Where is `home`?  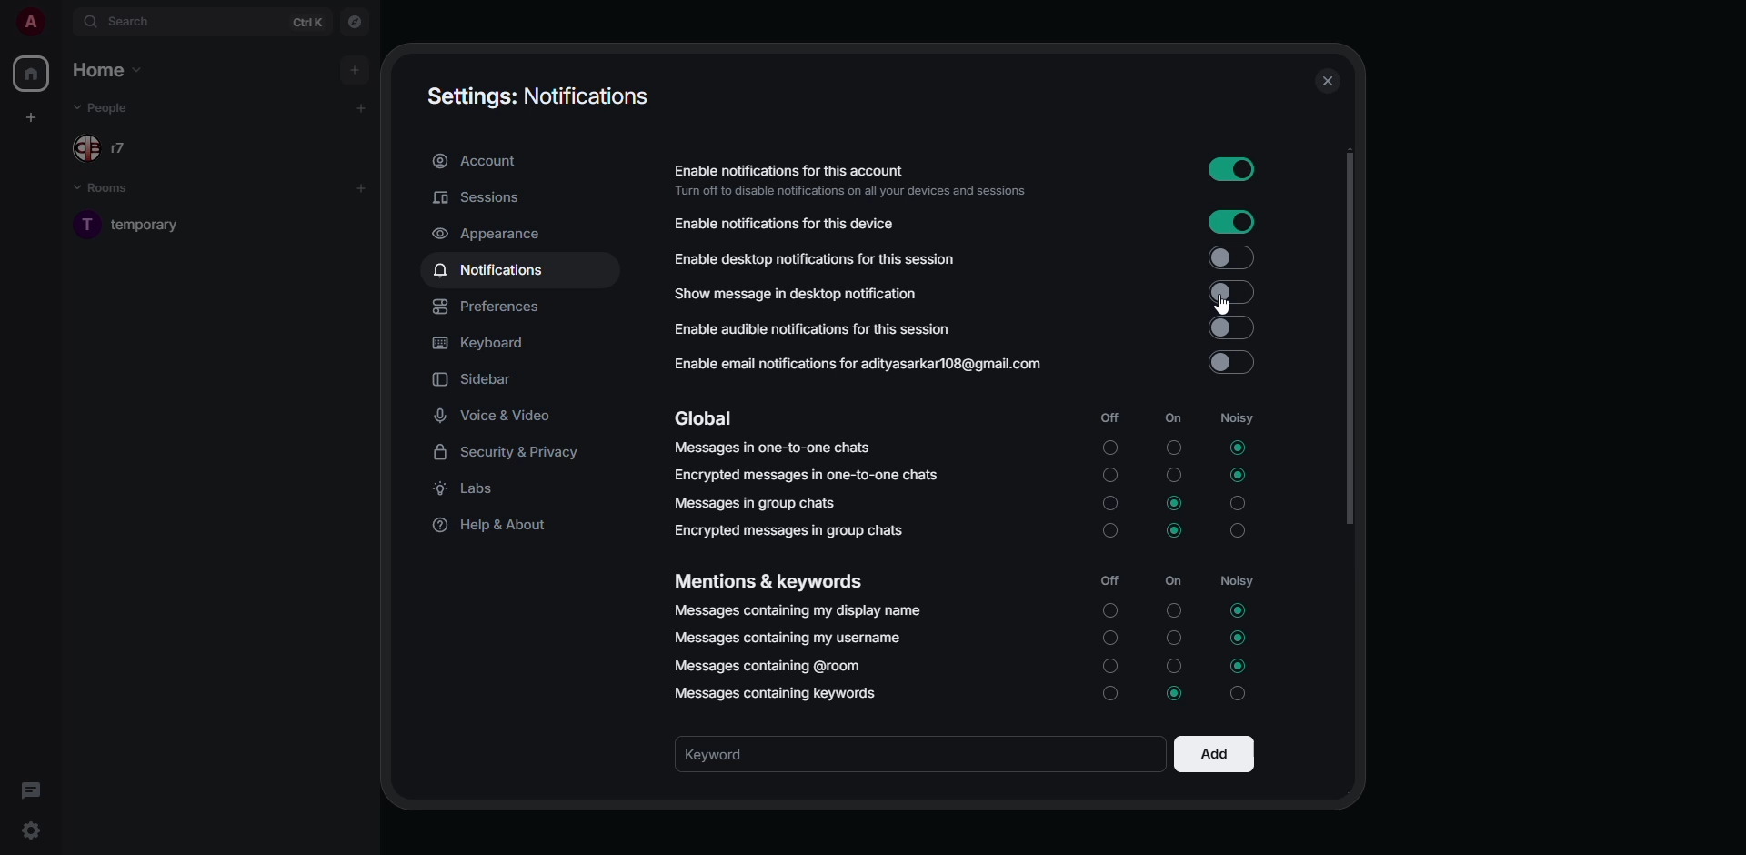 home is located at coordinates (35, 75).